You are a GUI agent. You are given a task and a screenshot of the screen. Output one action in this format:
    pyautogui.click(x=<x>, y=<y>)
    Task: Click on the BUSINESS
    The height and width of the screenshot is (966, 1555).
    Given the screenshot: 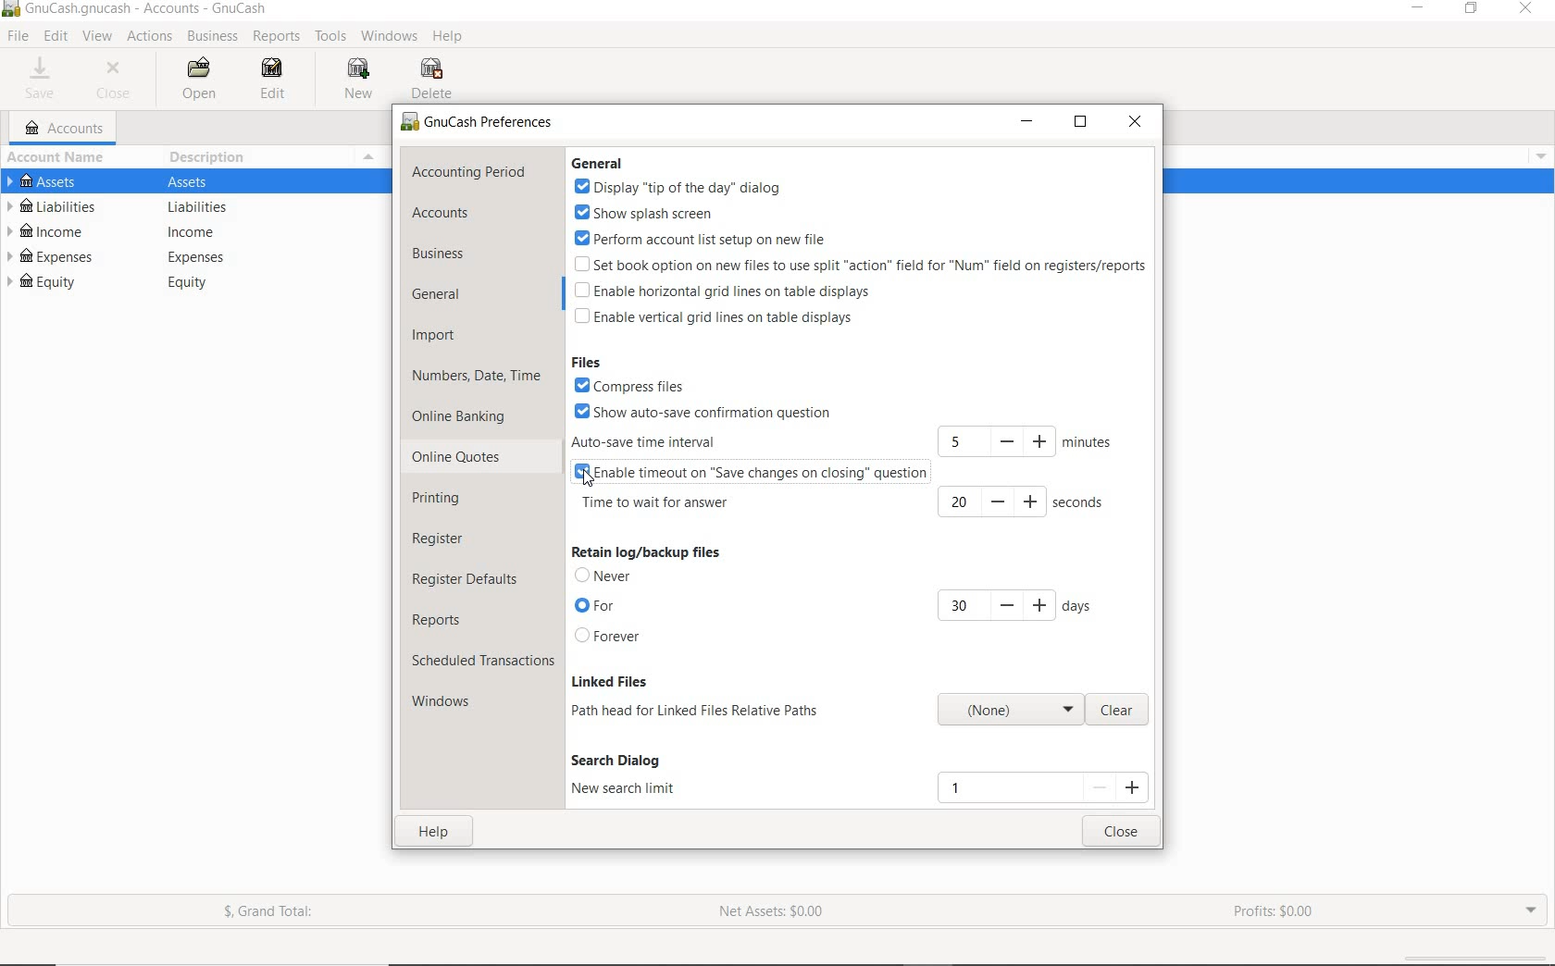 What is the action you would take?
    pyautogui.click(x=210, y=36)
    